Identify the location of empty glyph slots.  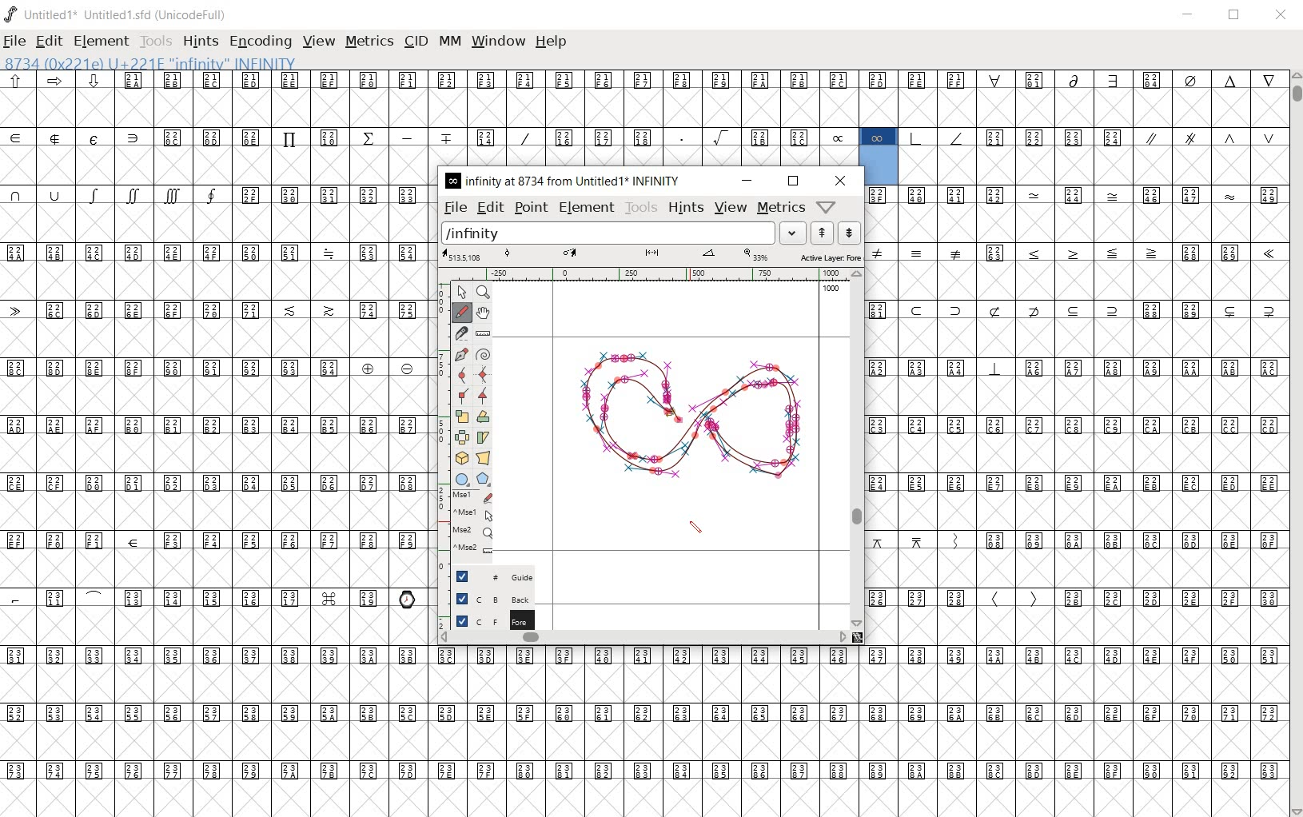
(1078, 395).